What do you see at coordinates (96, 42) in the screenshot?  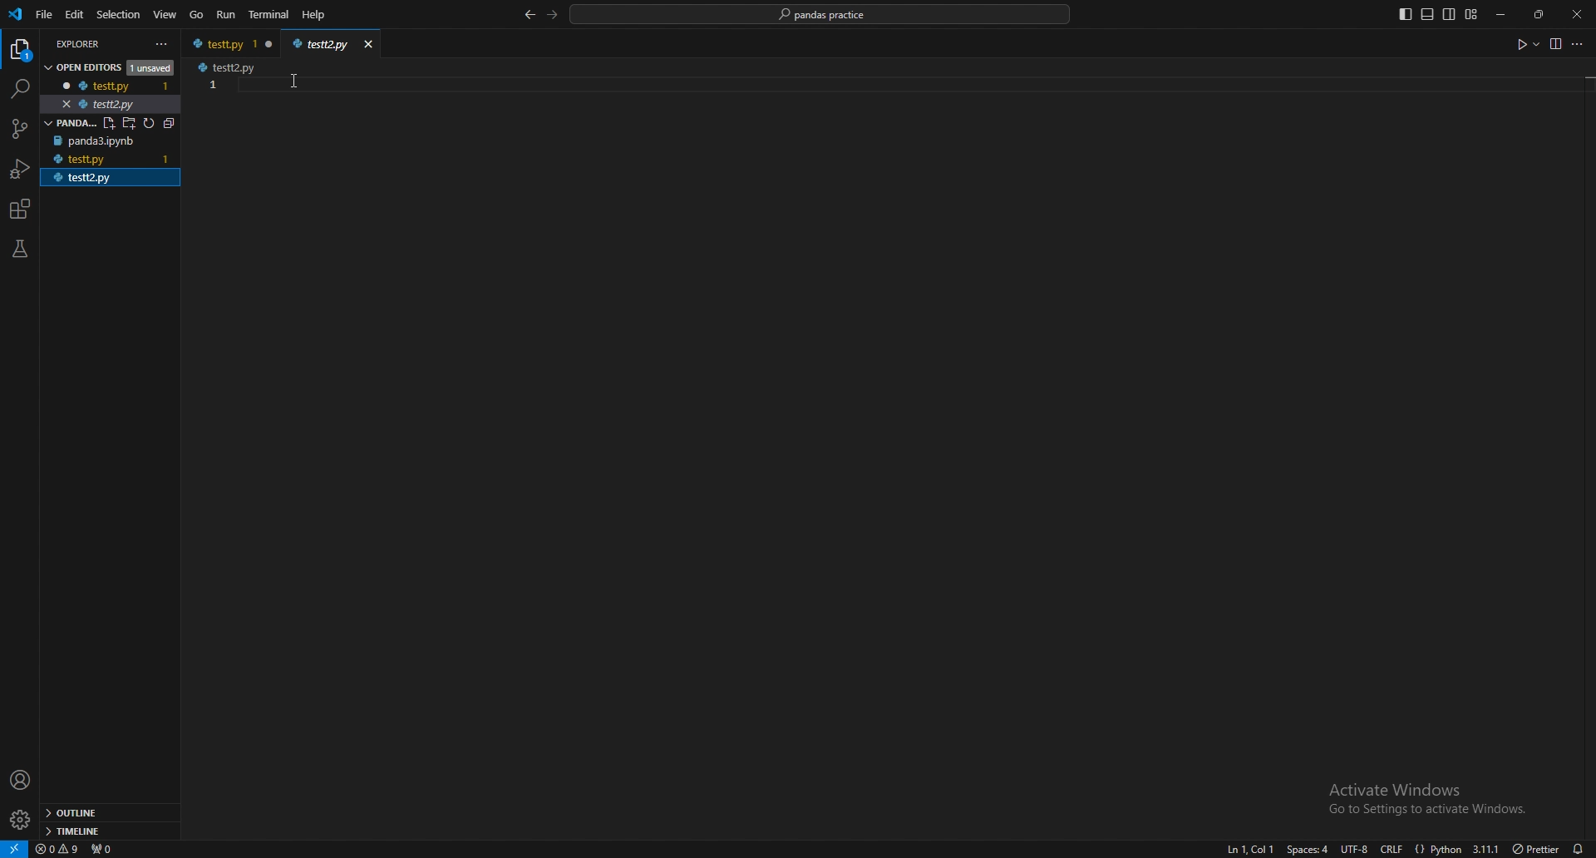 I see `explorer` at bounding box center [96, 42].